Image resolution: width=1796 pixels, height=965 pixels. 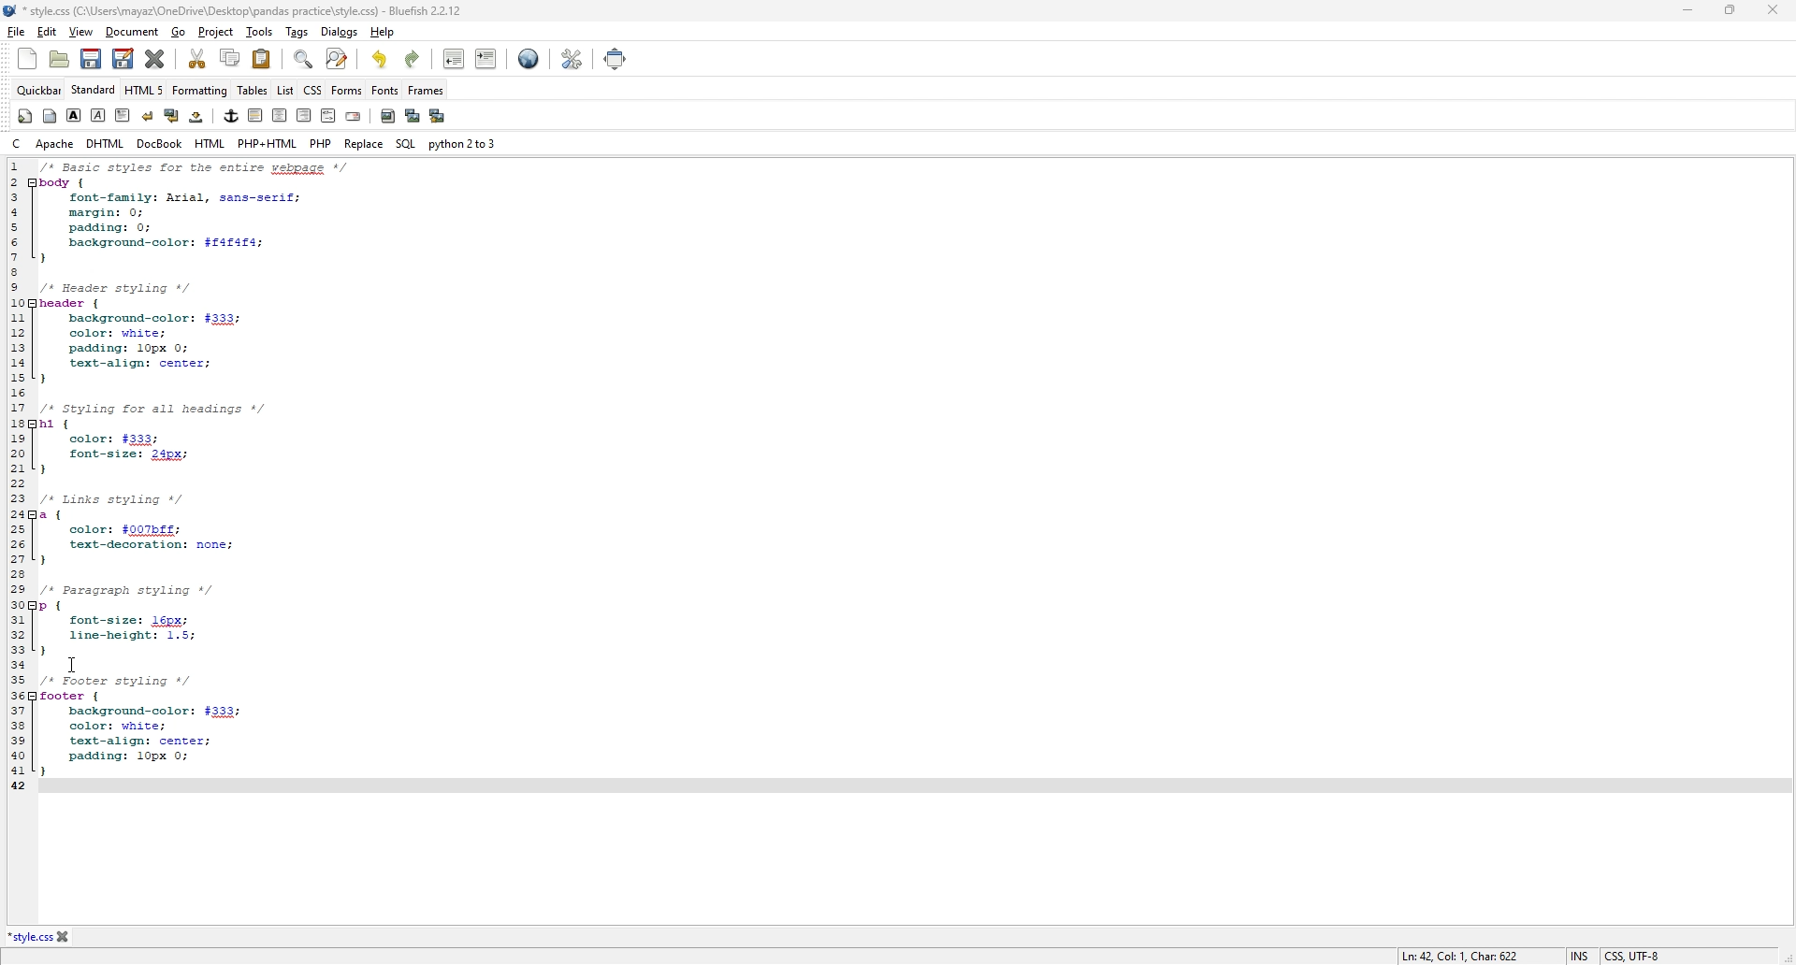 What do you see at coordinates (328, 116) in the screenshot?
I see `html comment` at bounding box center [328, 116].